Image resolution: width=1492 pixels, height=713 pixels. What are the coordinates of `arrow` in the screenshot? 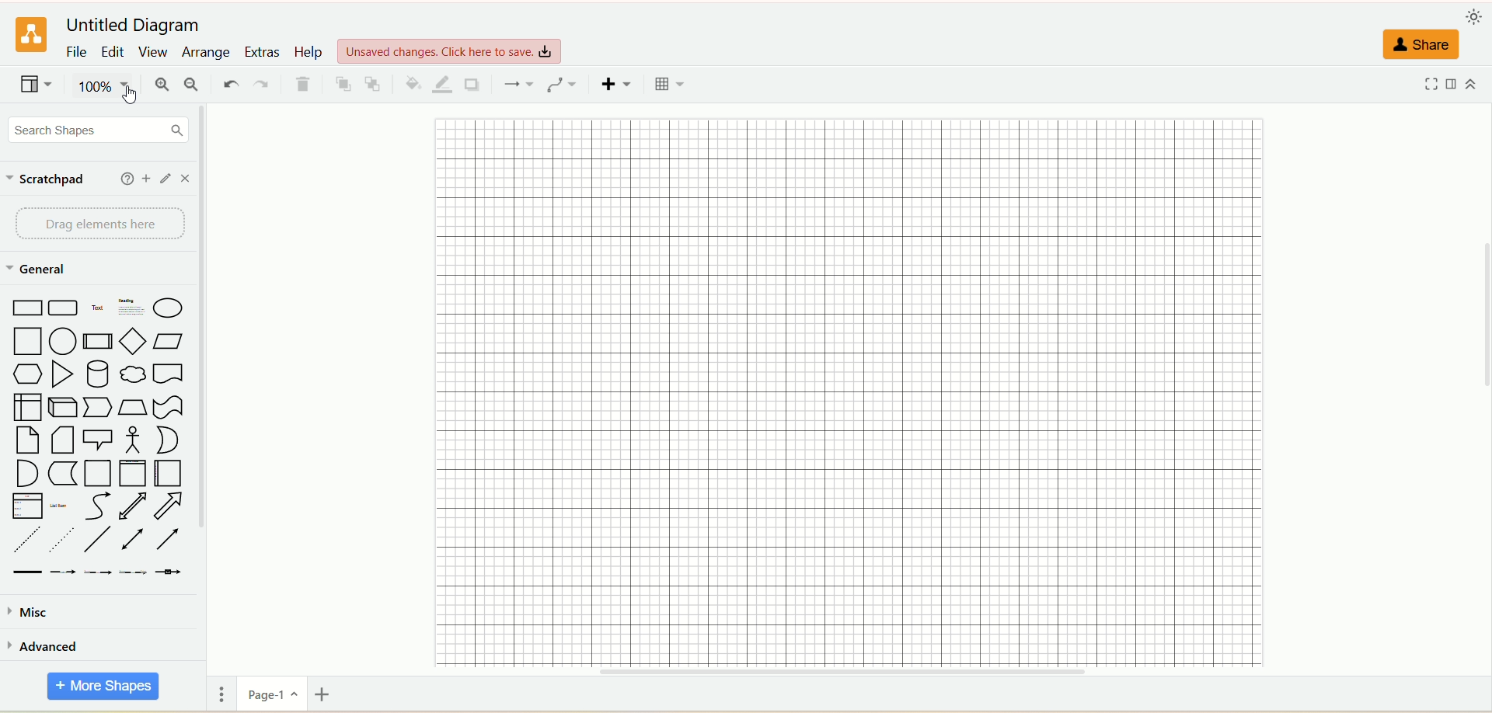 It's located at (169, 506).